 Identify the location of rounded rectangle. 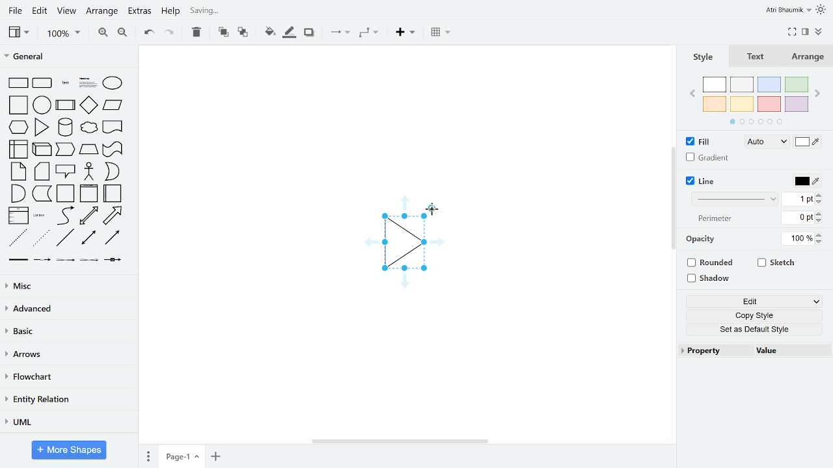
(43, 83).